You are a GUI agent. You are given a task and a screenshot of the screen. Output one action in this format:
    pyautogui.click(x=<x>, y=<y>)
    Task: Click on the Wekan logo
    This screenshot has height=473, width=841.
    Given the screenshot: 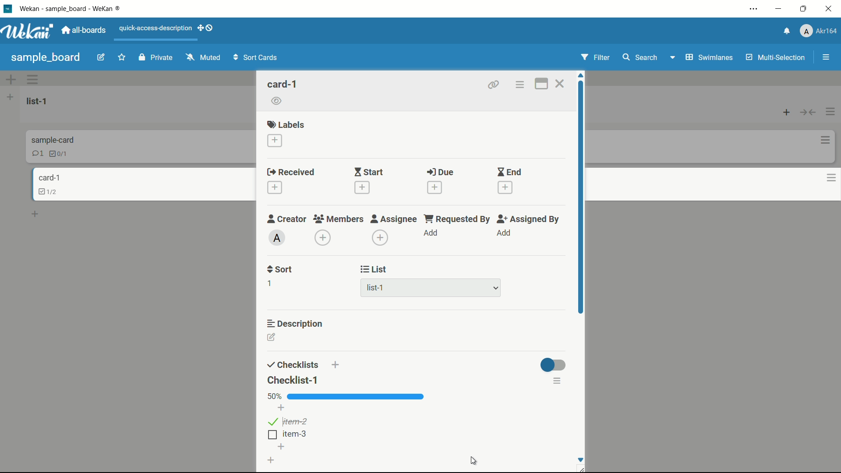 What is the action you would take?
    pyautogui.click(x=27, y=31)
    